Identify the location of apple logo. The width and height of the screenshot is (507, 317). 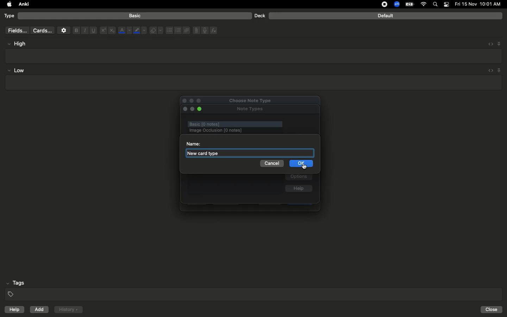
(7, 4).